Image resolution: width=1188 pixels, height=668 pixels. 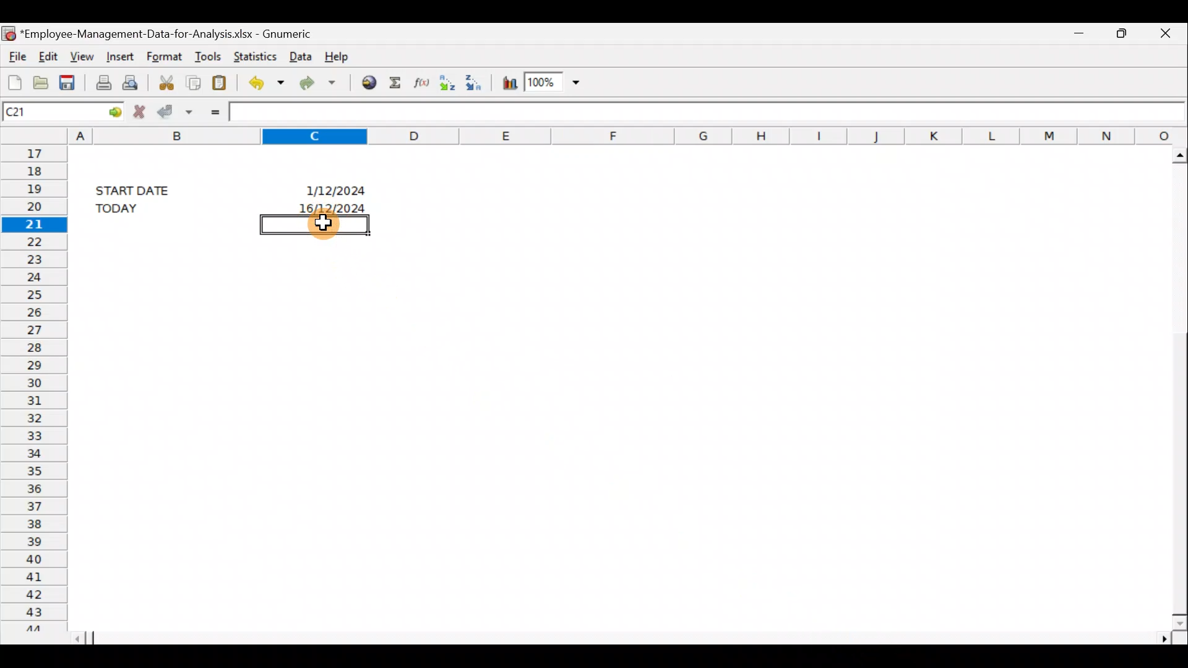 I want to click on TODAY, so click(x=137, y=208).